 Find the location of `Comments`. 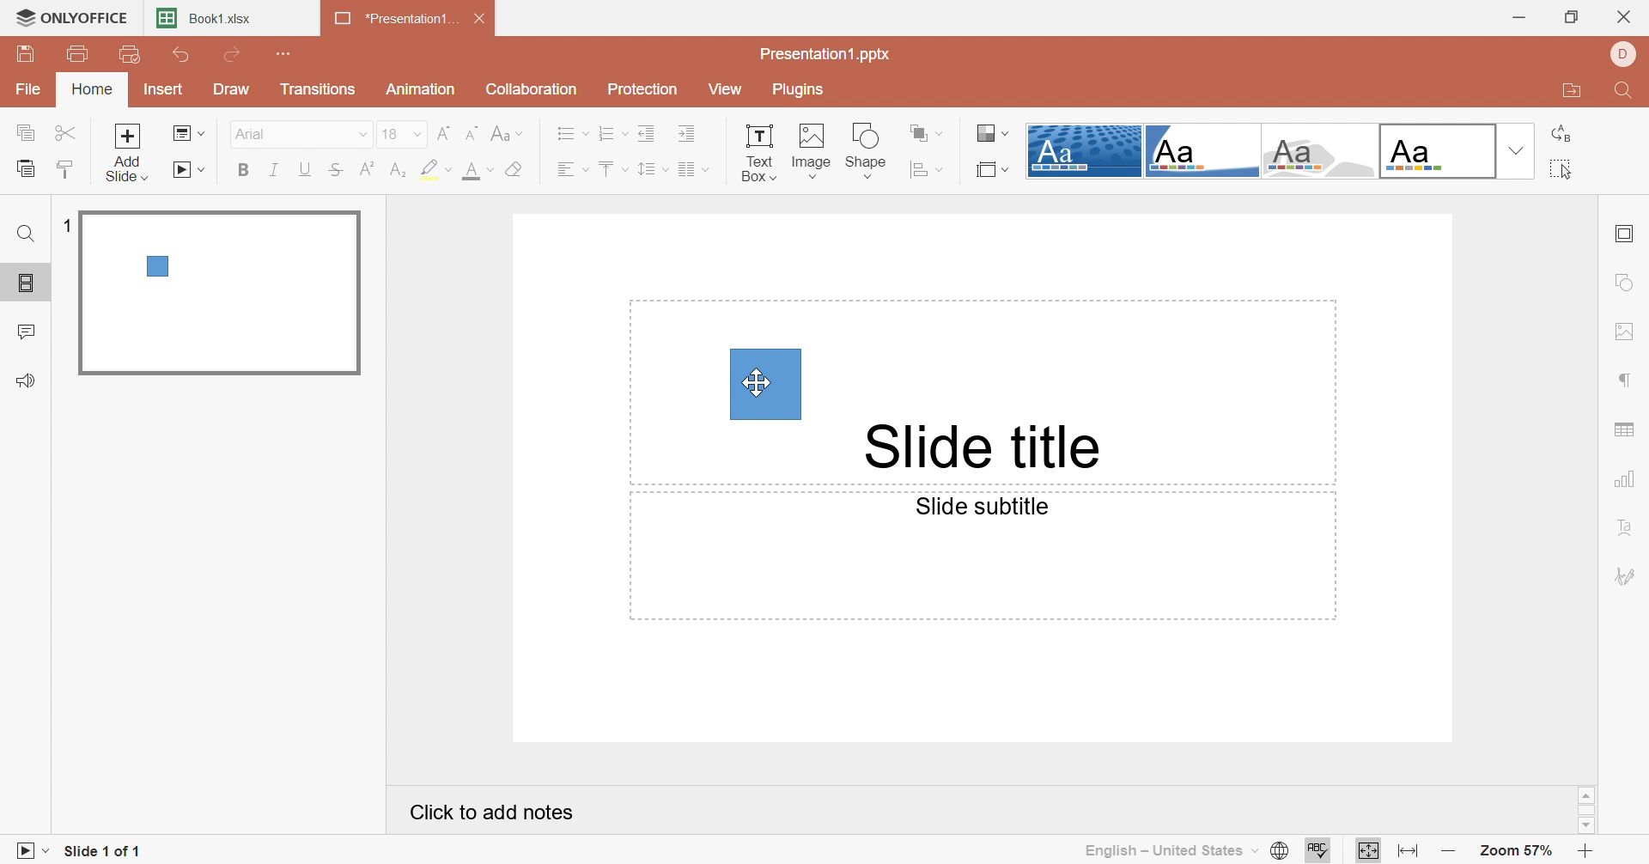

Comments is located at coordinates (25, 332).